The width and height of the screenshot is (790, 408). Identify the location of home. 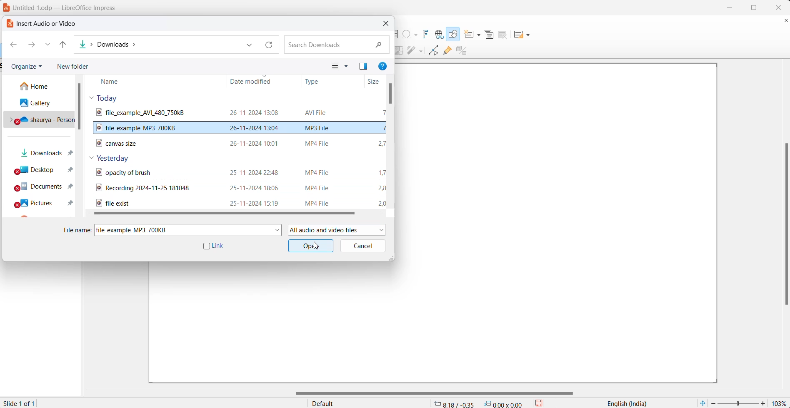
(41, 86).